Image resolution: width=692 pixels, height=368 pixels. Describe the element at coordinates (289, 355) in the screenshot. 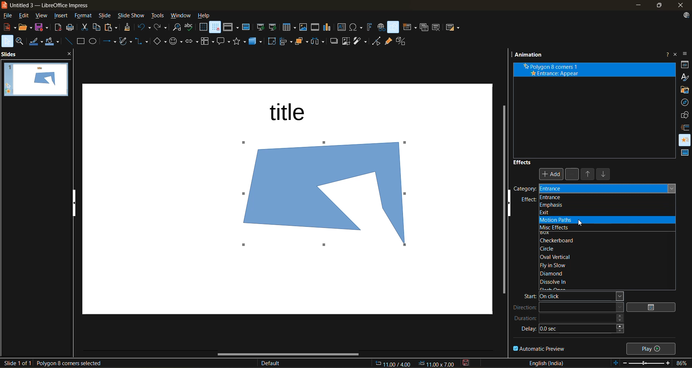

I see `horizontal scroll bar` at that location.